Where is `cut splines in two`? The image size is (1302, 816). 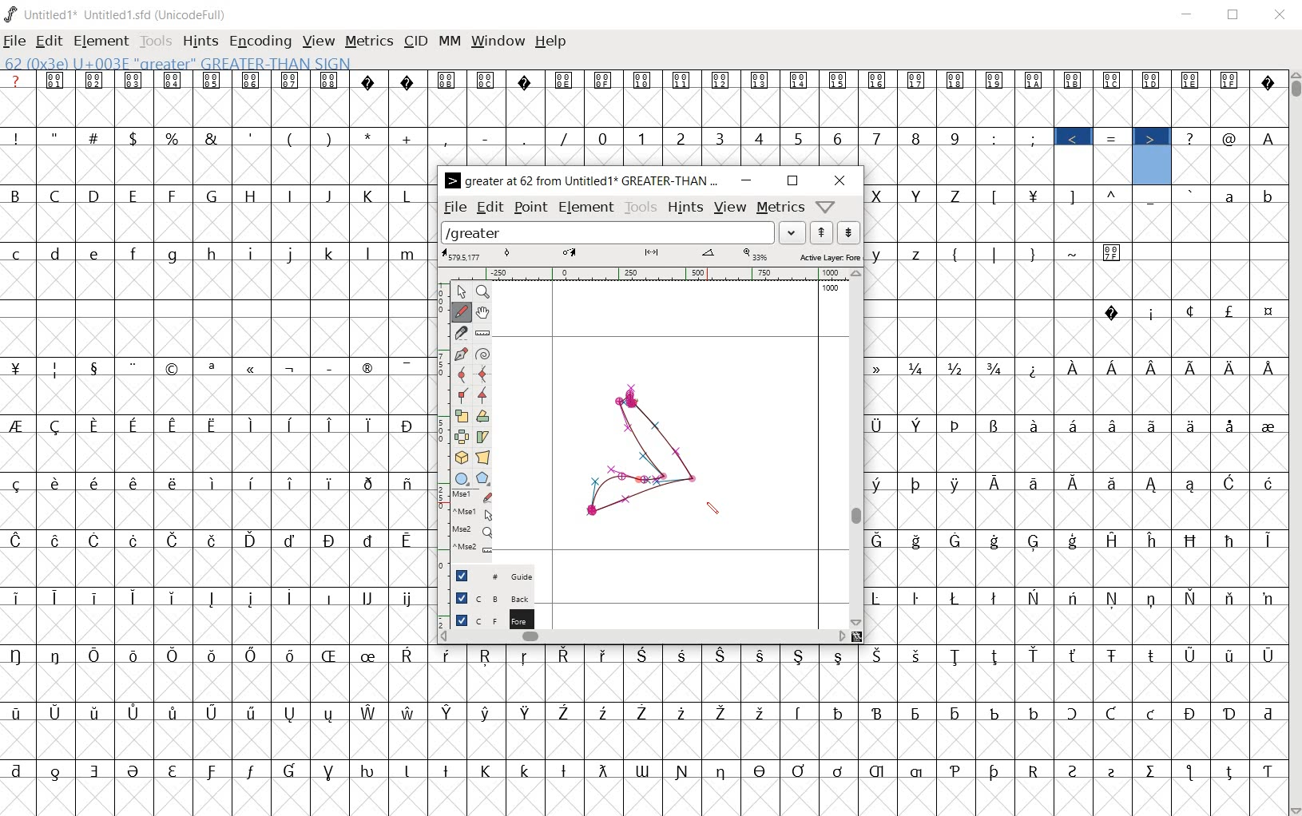
cut splines in two is located at coordinates (459, 332).